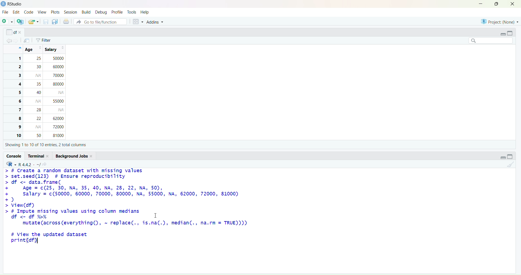 The width and height of the screenshot is (521, 275). Describe the element at coordinates (135, 188) in the screenshot. I see `> # Create a random dataset with missing values> set.seed(123) # Ensure reproducibility> df <- data.frame(+ Age = c(25, 30, NA, 35, 40, NA, 28, 22, NA, 50),+ salary = c(50000, 60000, 70000, 80000, NA, 55000, NA, 62000, 72000, 81000)+)> view(df)` at that location.